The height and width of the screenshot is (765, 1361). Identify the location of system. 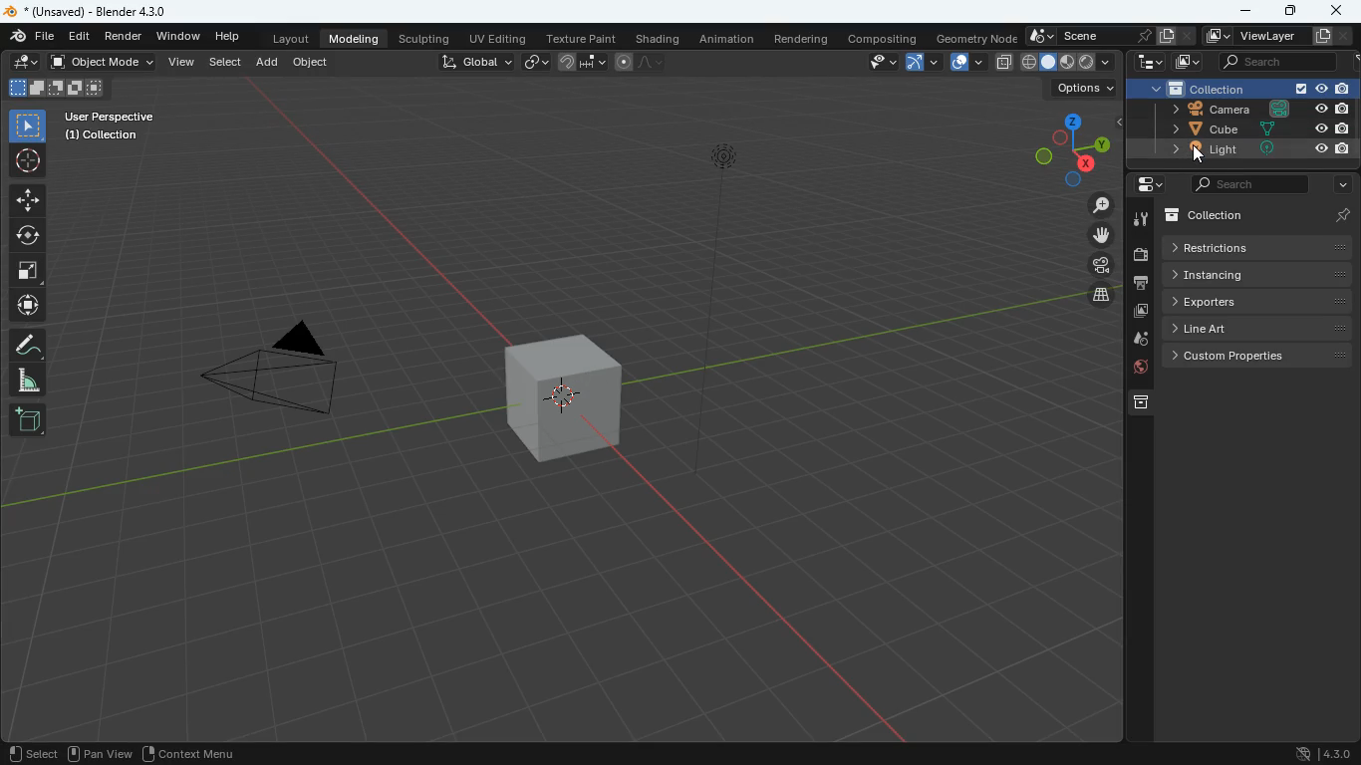
(1149, 64).